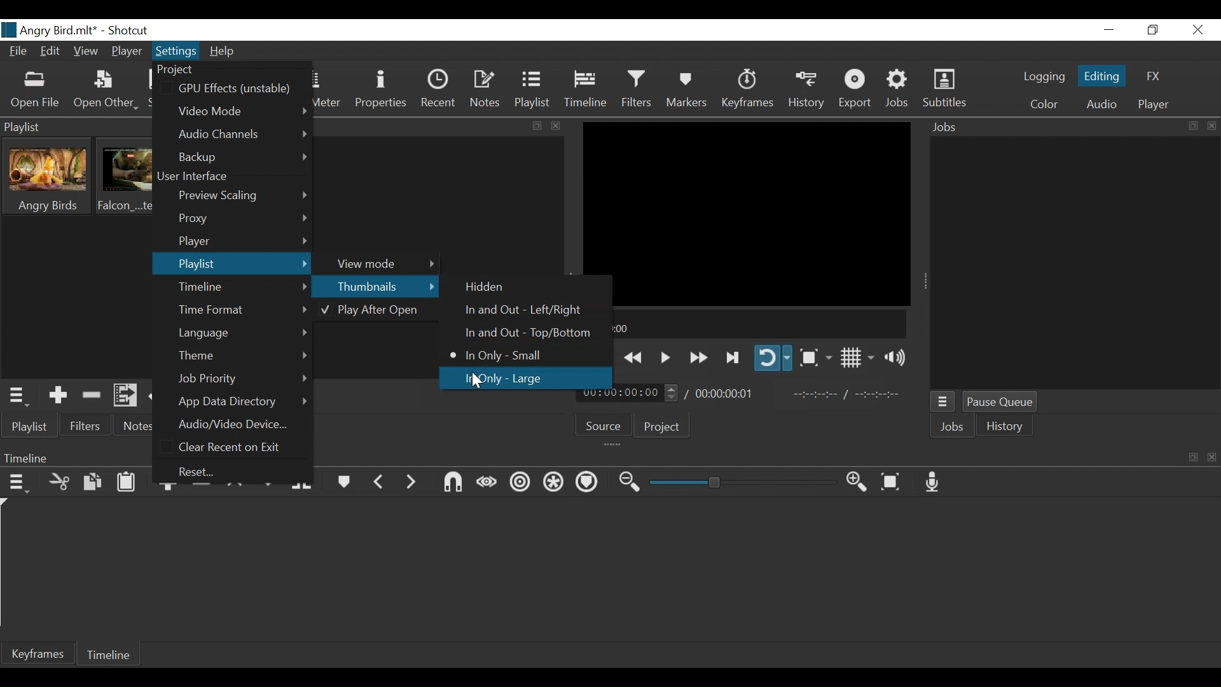  I want to click on GPU Effects (unstable), so click(238, 88).